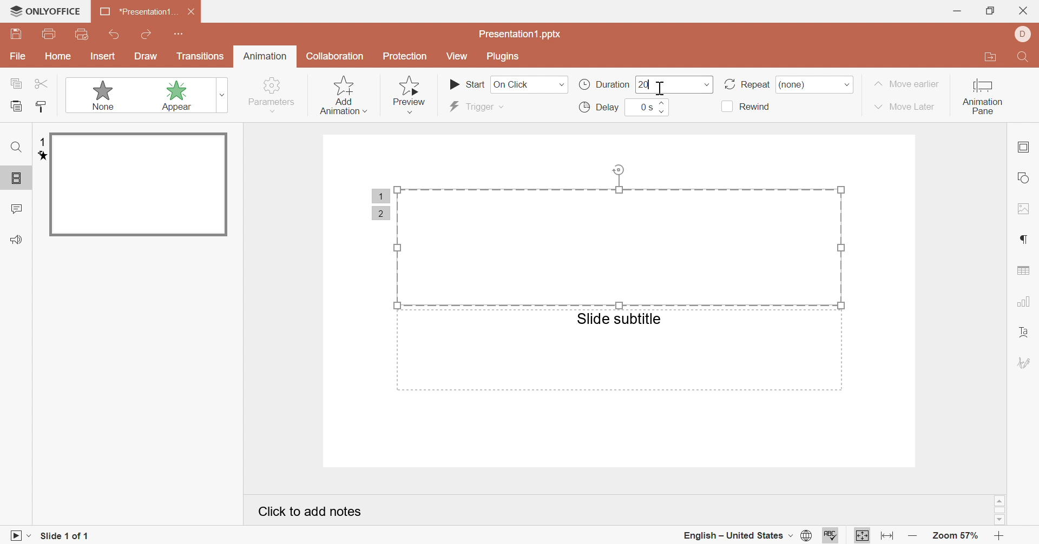 This screenshot has width=1039, height=544. Describe the element at coordinates (643, 84) in the screenshot. I see `20` at that location.